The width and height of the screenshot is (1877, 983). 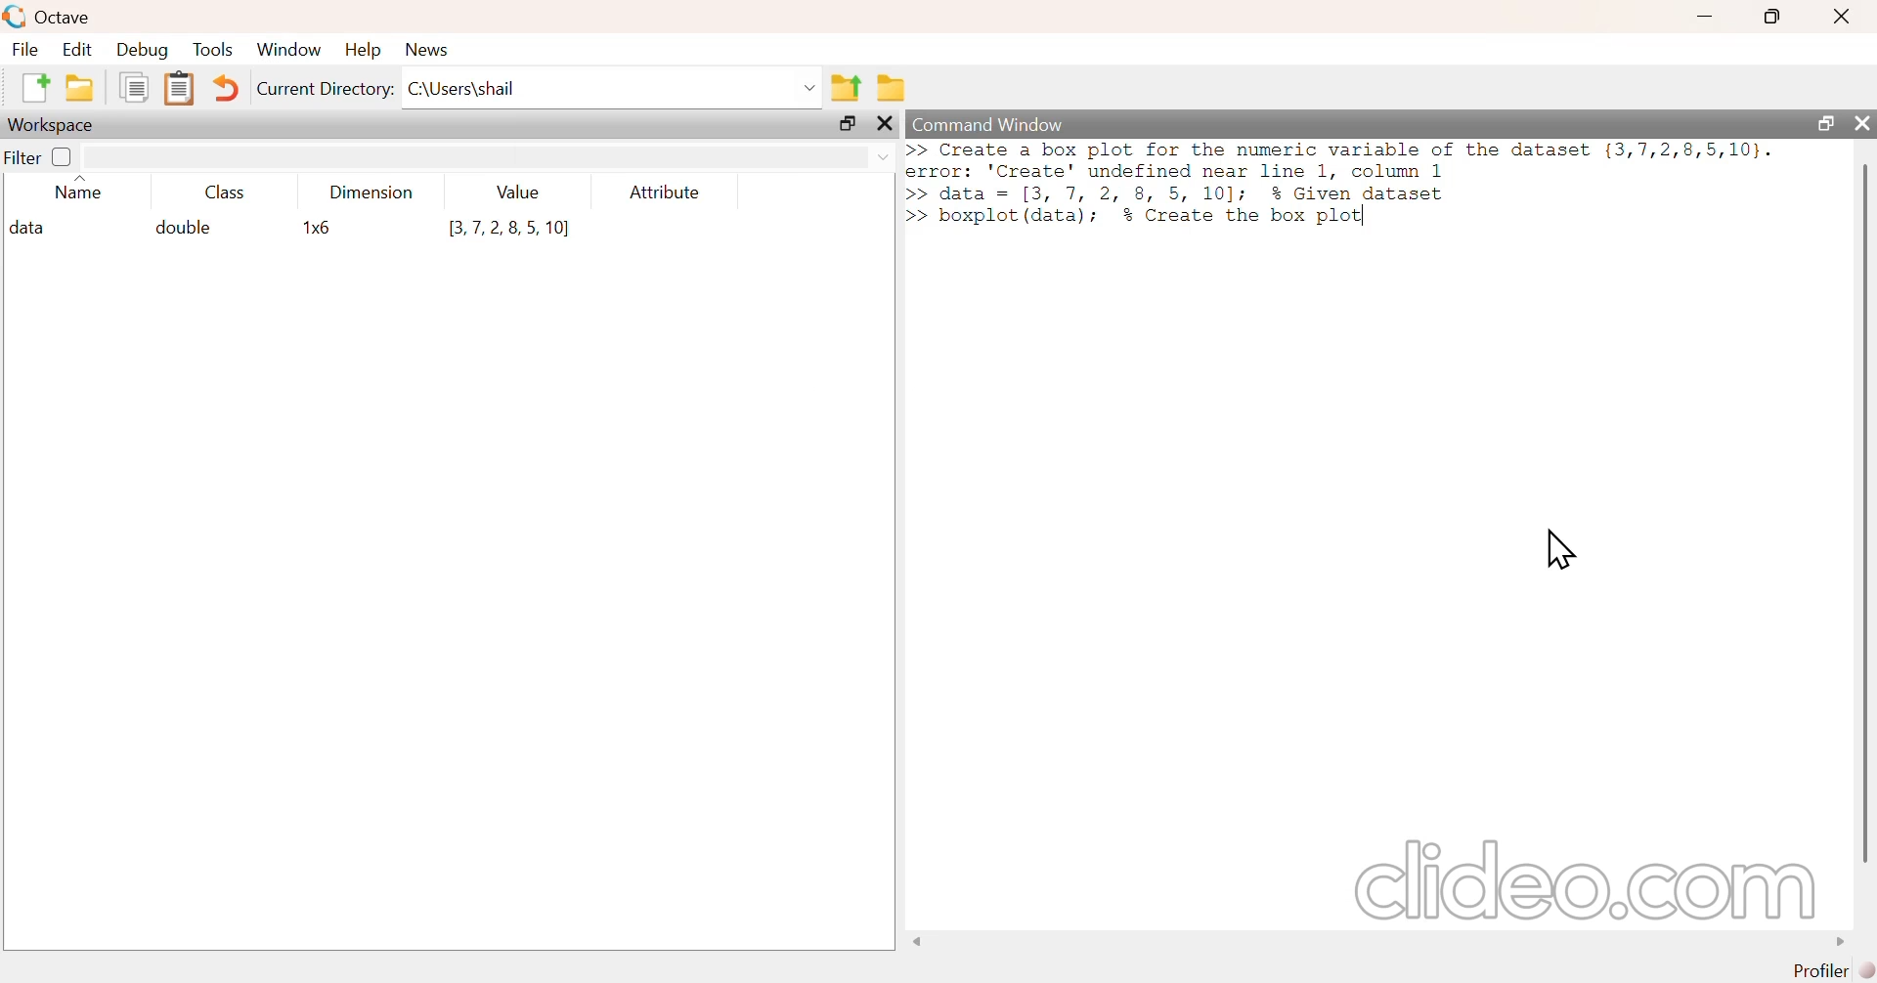 I want to click on name, so click(x=74, y=192).